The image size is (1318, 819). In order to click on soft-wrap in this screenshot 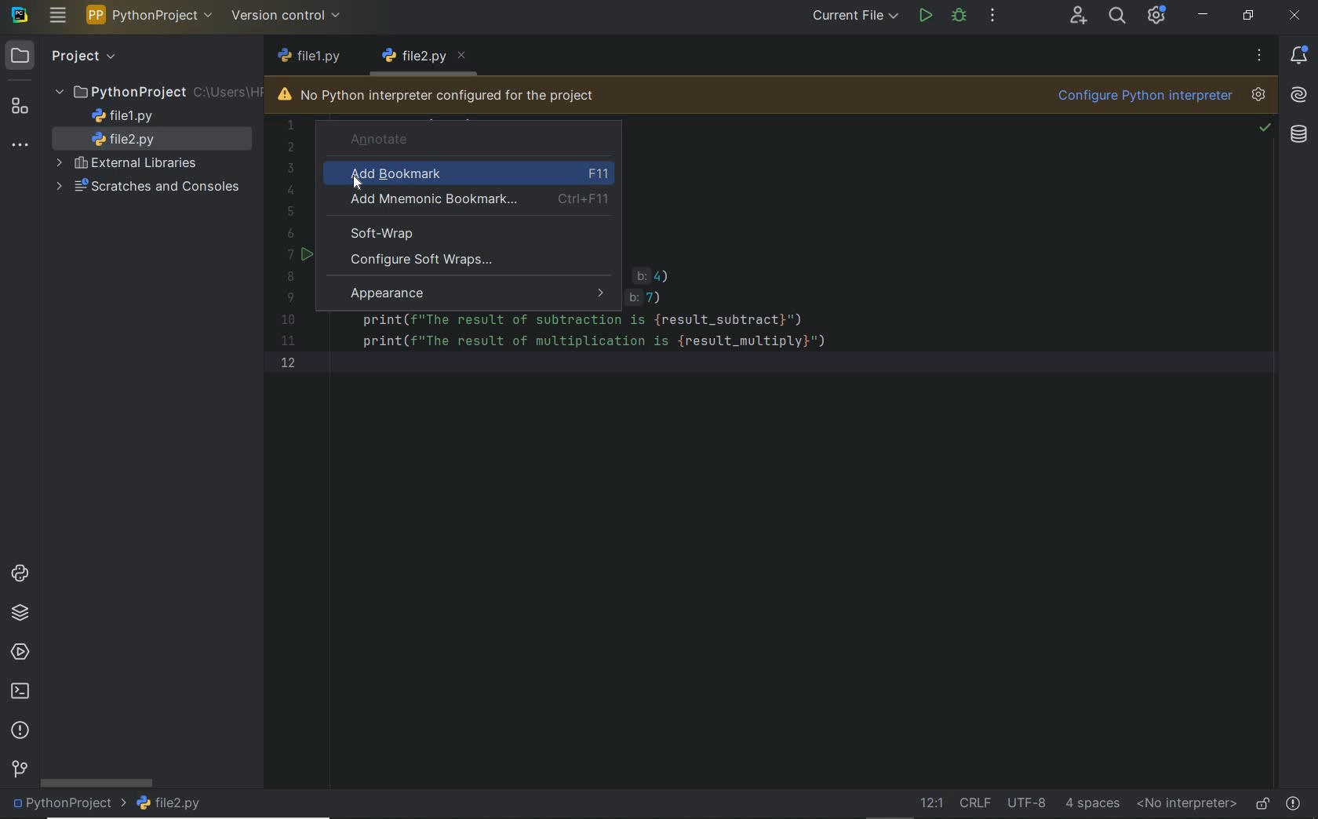, I will do `click(379, 234)`.